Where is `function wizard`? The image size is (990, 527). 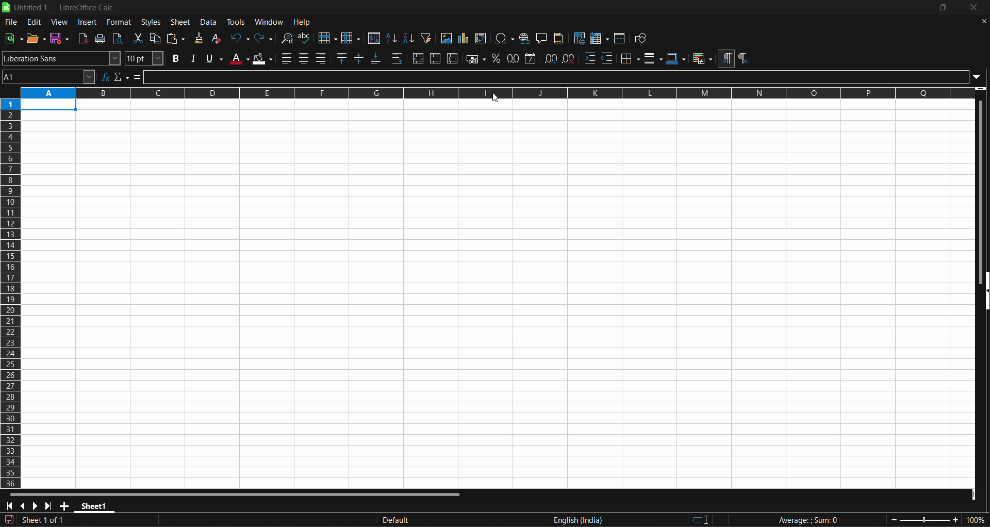
function wizard is located at coordinates (105, 76).